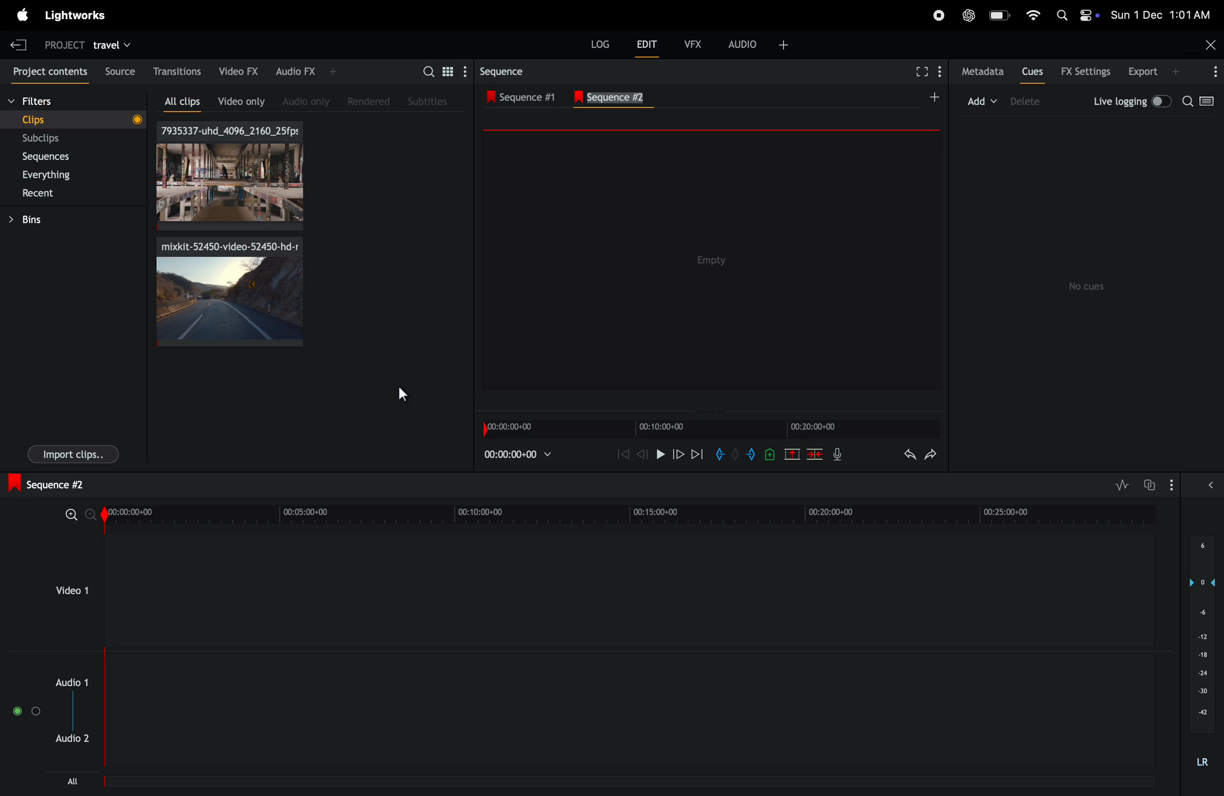 This screenshot has height=796, width=1224. What do you see at coordinates (924, 71) in the screenshot?
I see `fullscreen` at bounding box center [924, 71].